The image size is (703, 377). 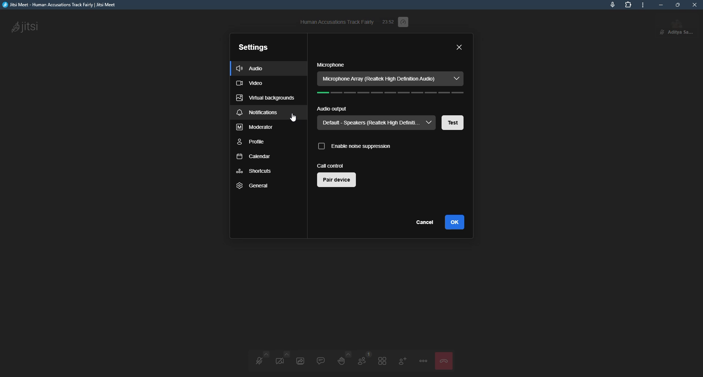 I want to click on cursor, so click(x=295, y=118).